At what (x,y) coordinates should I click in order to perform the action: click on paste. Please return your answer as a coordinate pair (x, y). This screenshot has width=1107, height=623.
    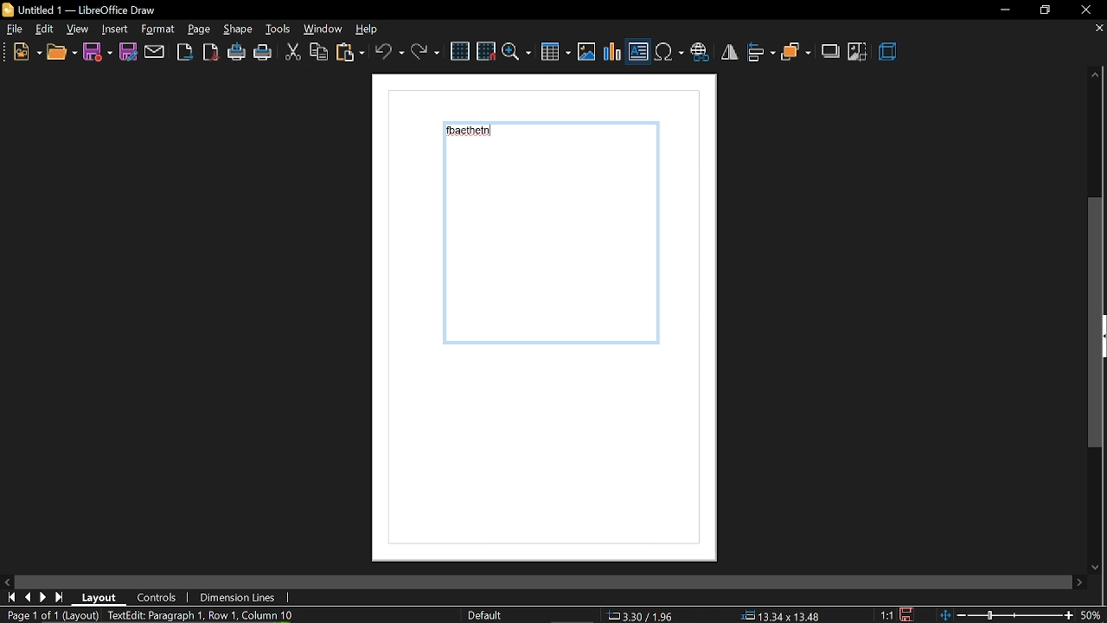
    Looking at the image, I should click on (349, 54).